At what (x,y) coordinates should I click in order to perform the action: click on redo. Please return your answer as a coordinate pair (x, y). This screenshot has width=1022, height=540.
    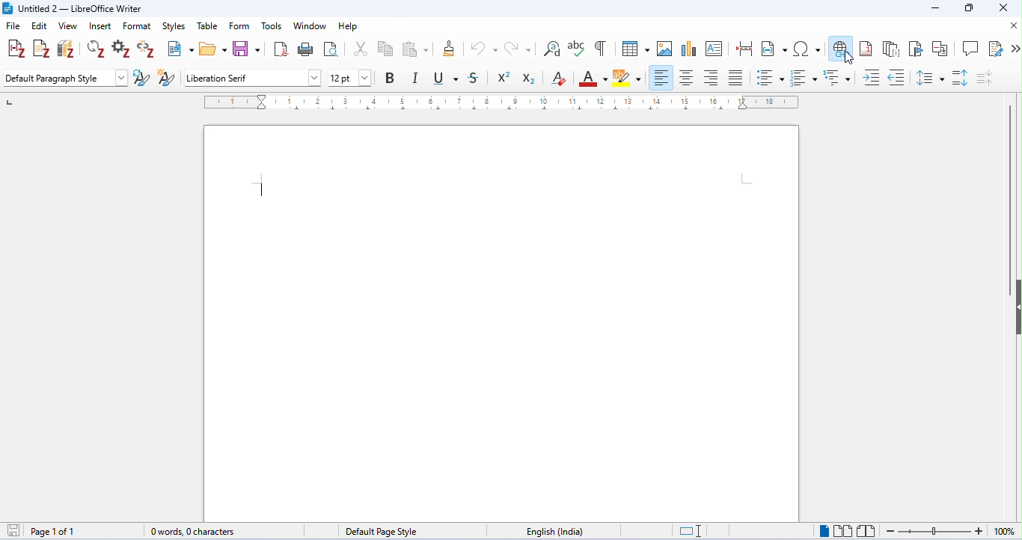
    Looking at the image, I should click on (518, 49).